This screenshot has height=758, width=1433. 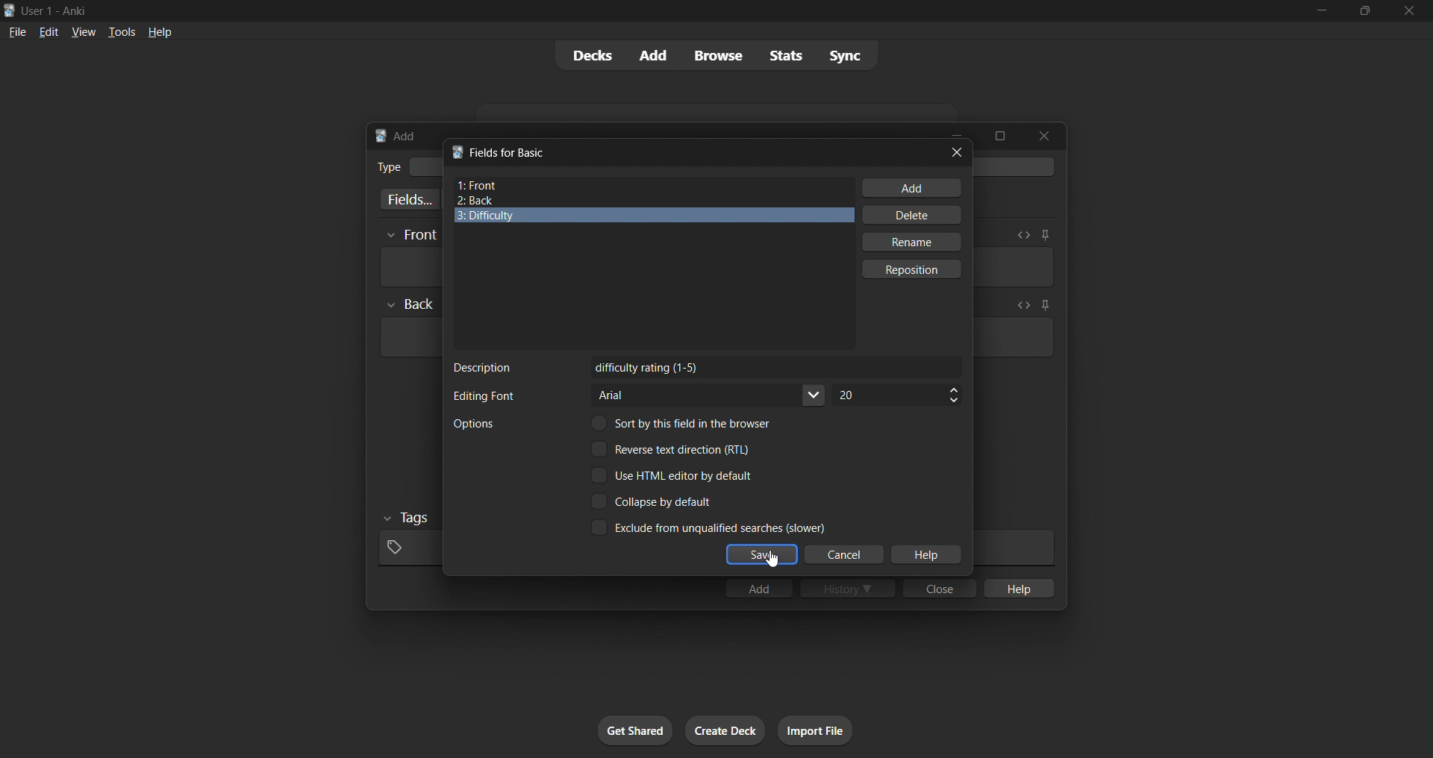 What do you see at coordinates (848, 588) in the screenshot?
I see `history` at bounding box center [848, 588].